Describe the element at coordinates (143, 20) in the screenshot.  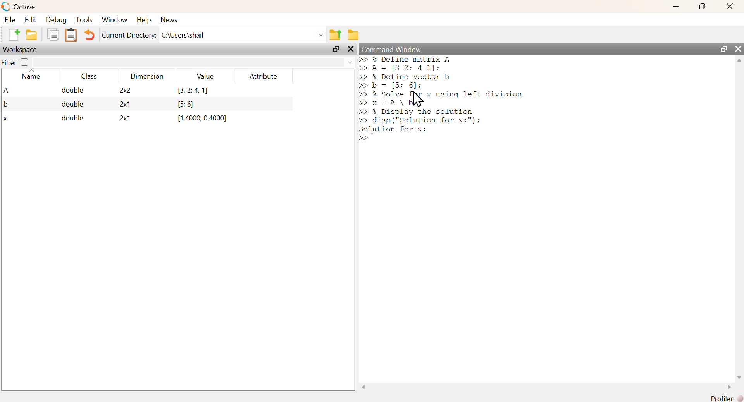
I see `help` at that location.